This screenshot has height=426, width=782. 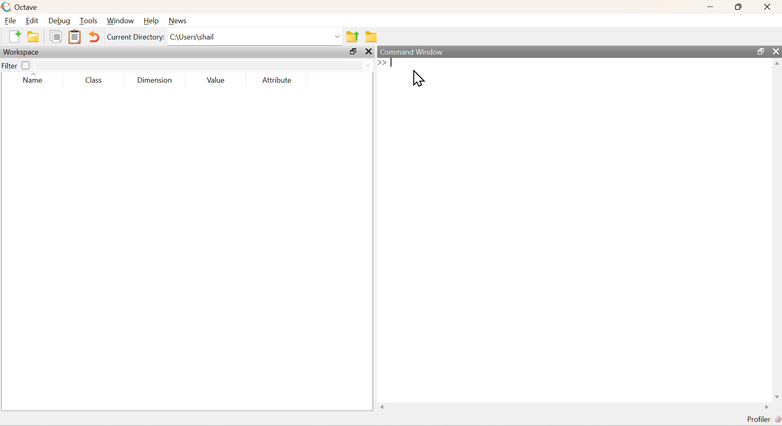 What do you see at coordinates (762, 420) in the screenshot?
I see `Profiler` at bounding box center [762, 420].